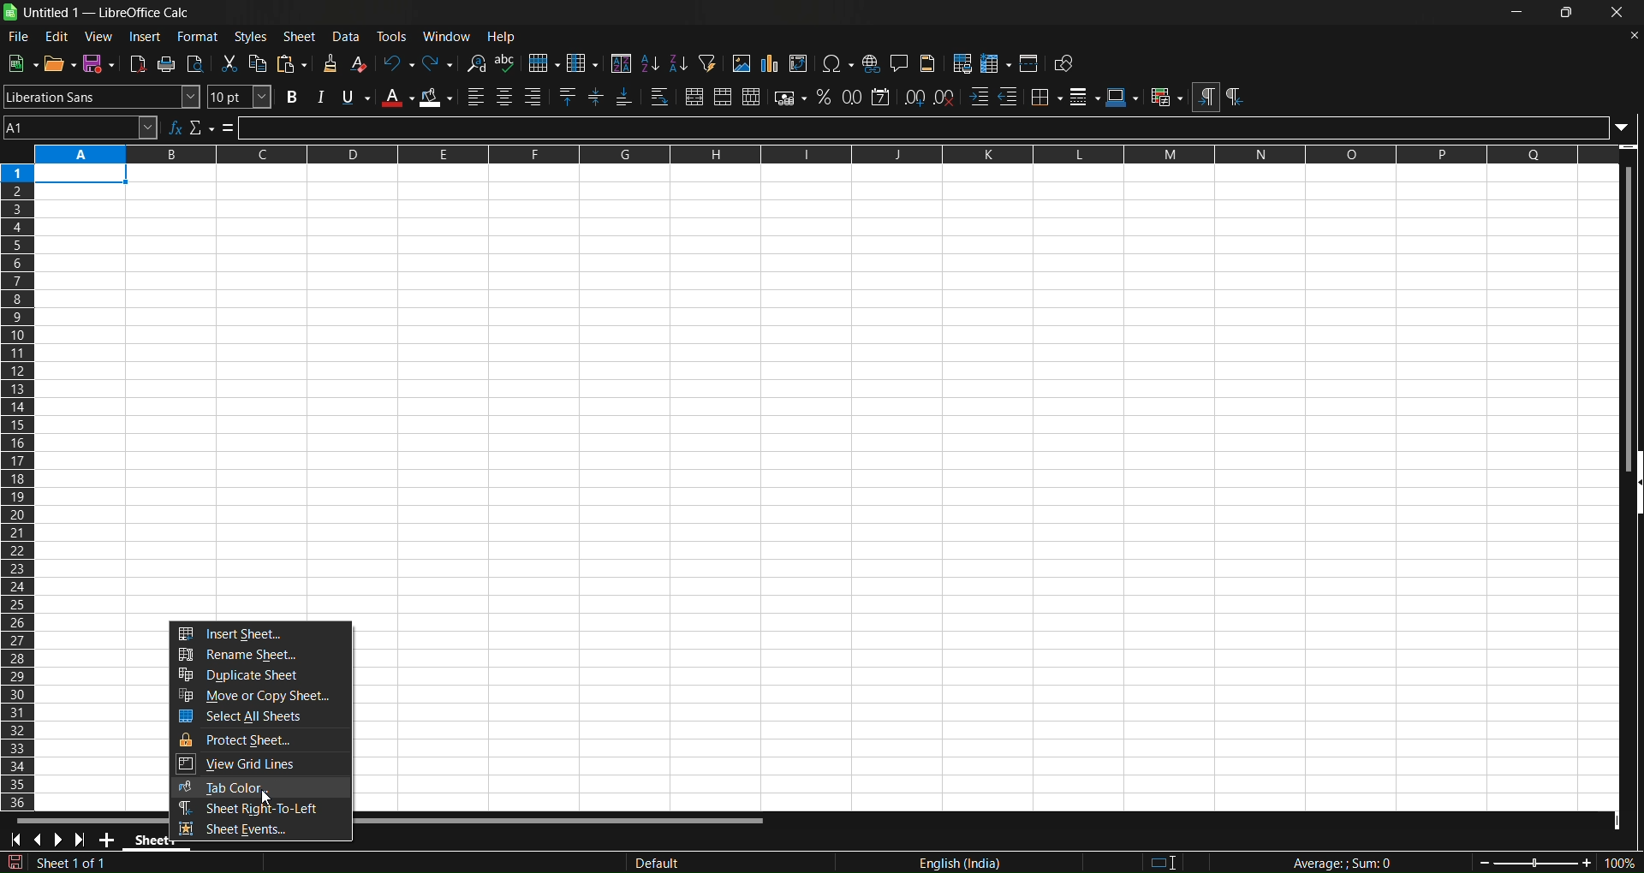 This screenshot has width=1644, height=873. Describe the element at coordinates (360, 63) in the screenshot. I see `clear direct formatting` at that location.